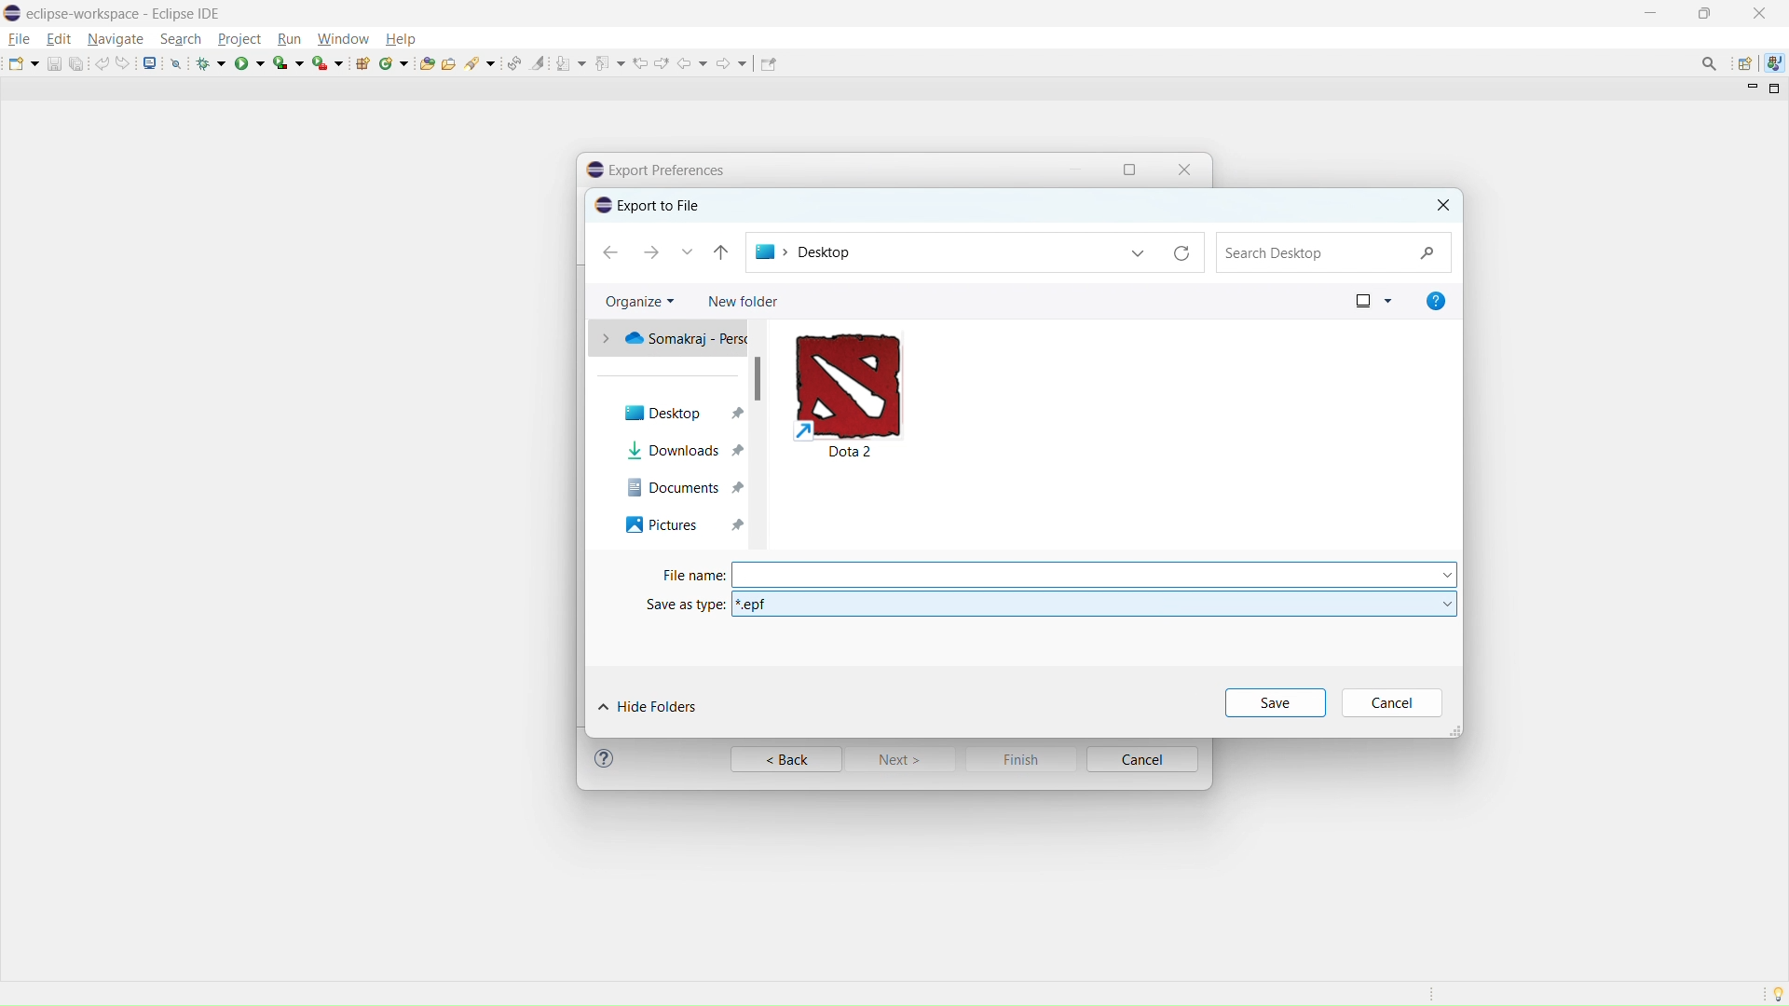 This screenshot has width=1789, height=1006. I want to click on run, so click(289, 39).